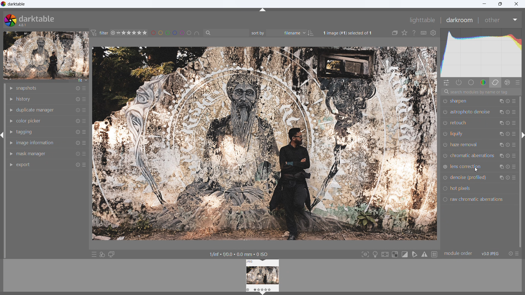 The width and height of the screenshot is (525, 295). I want to click on presets, so click(514, 101).